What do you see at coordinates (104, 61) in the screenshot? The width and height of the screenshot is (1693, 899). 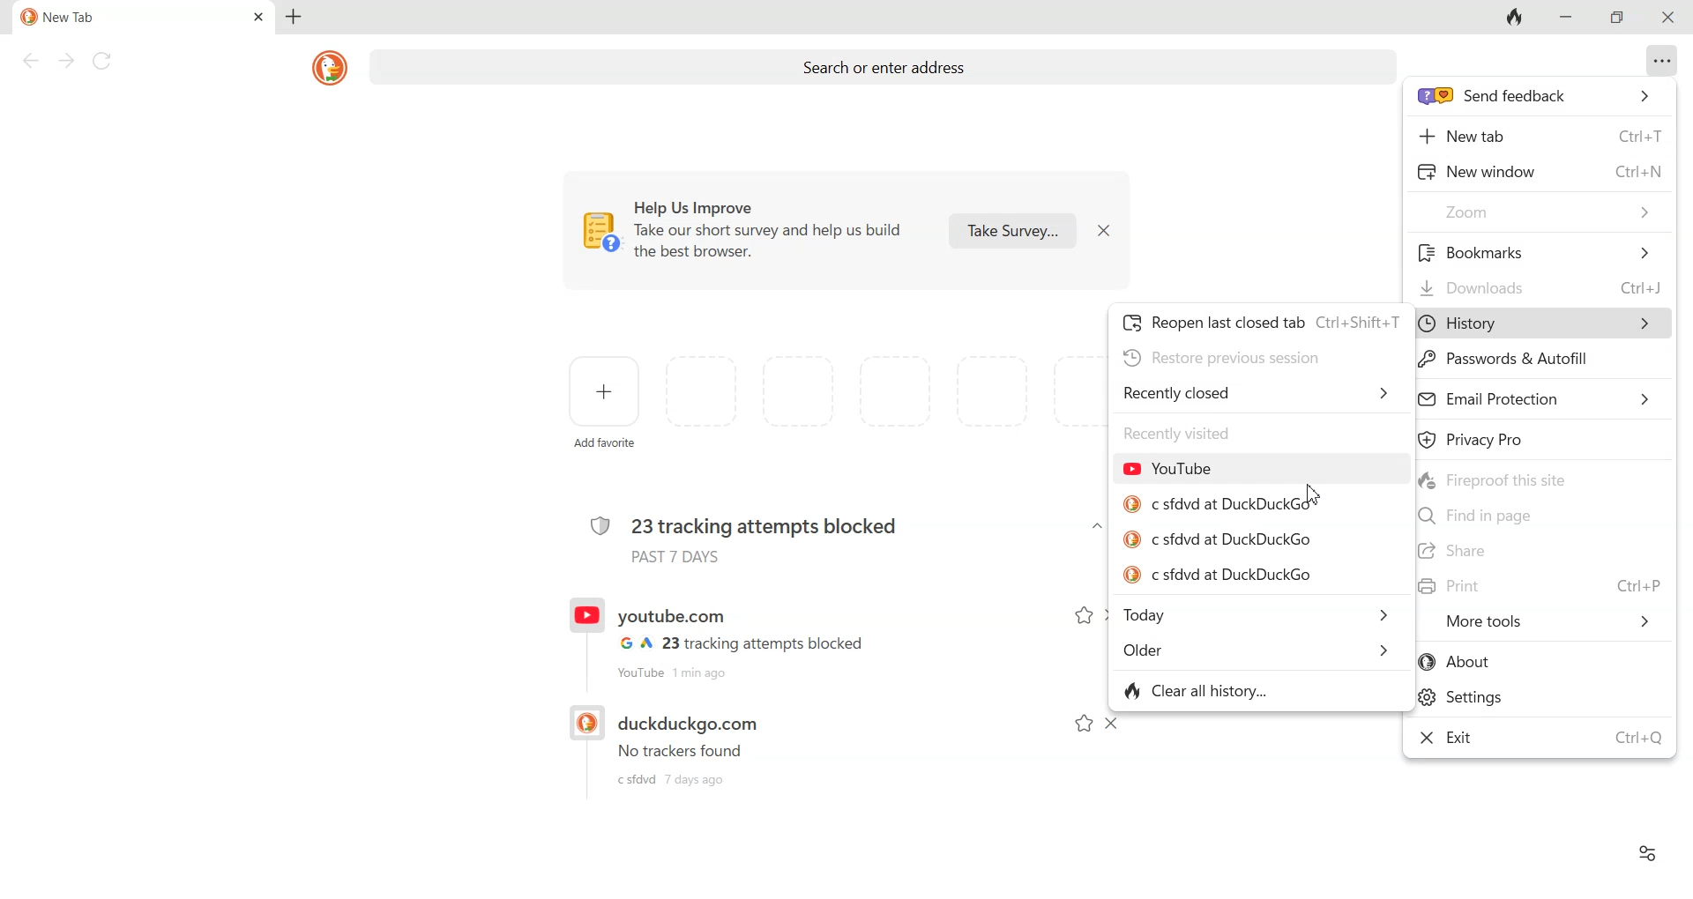 I see `Reload` at bounding box center [104, 61].